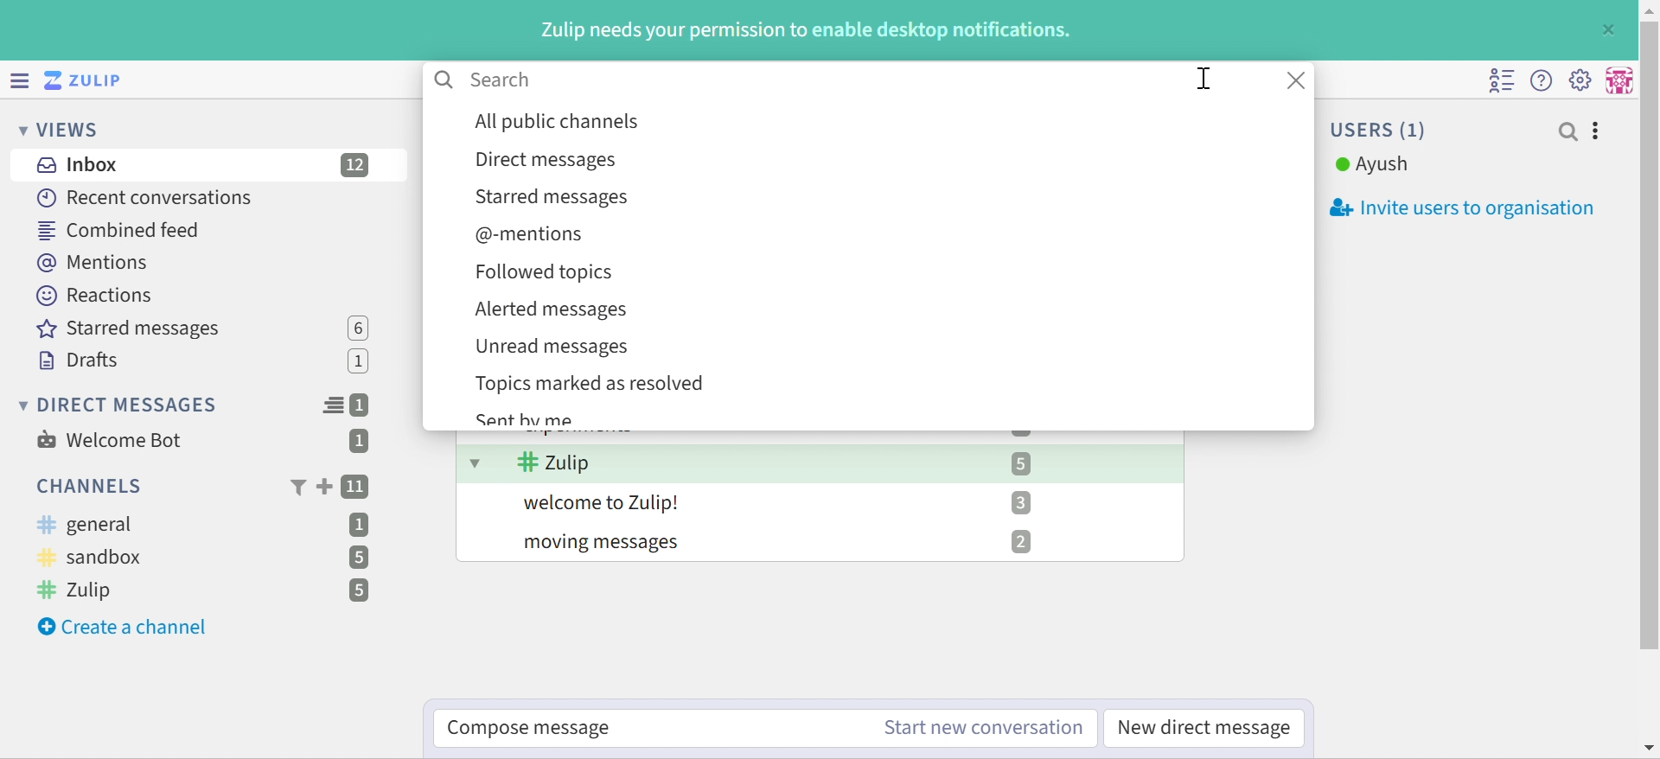 Image resolution: width=1660 pixels, height=759 pixels. Describe the element at coordinates (554, 462) in the screenshot. I see `#Zulip` at that location.